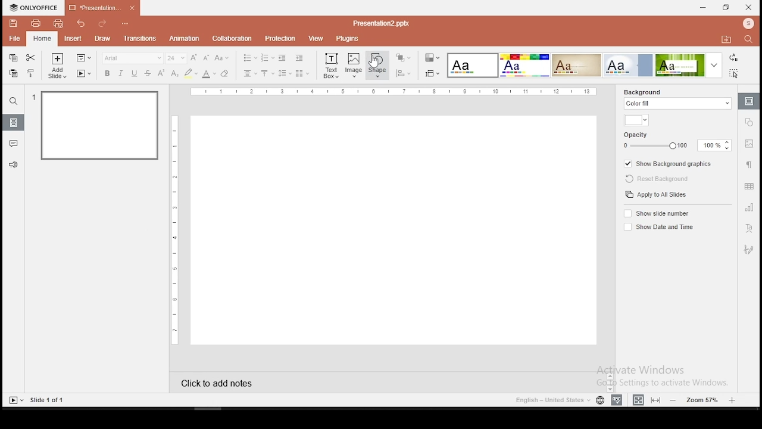  I want to click on show background graphics on/off, so click(670, 163).